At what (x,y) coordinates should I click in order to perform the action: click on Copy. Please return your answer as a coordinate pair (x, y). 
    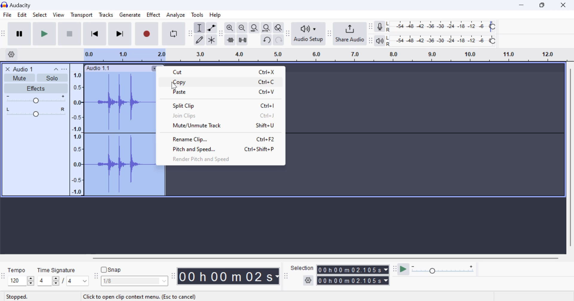
    Looking at the image, I should click on (220, 82).